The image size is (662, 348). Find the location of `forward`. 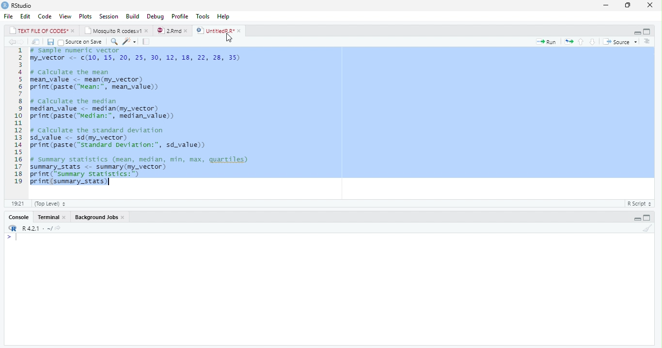

forward is located at coordinates (22, 42).